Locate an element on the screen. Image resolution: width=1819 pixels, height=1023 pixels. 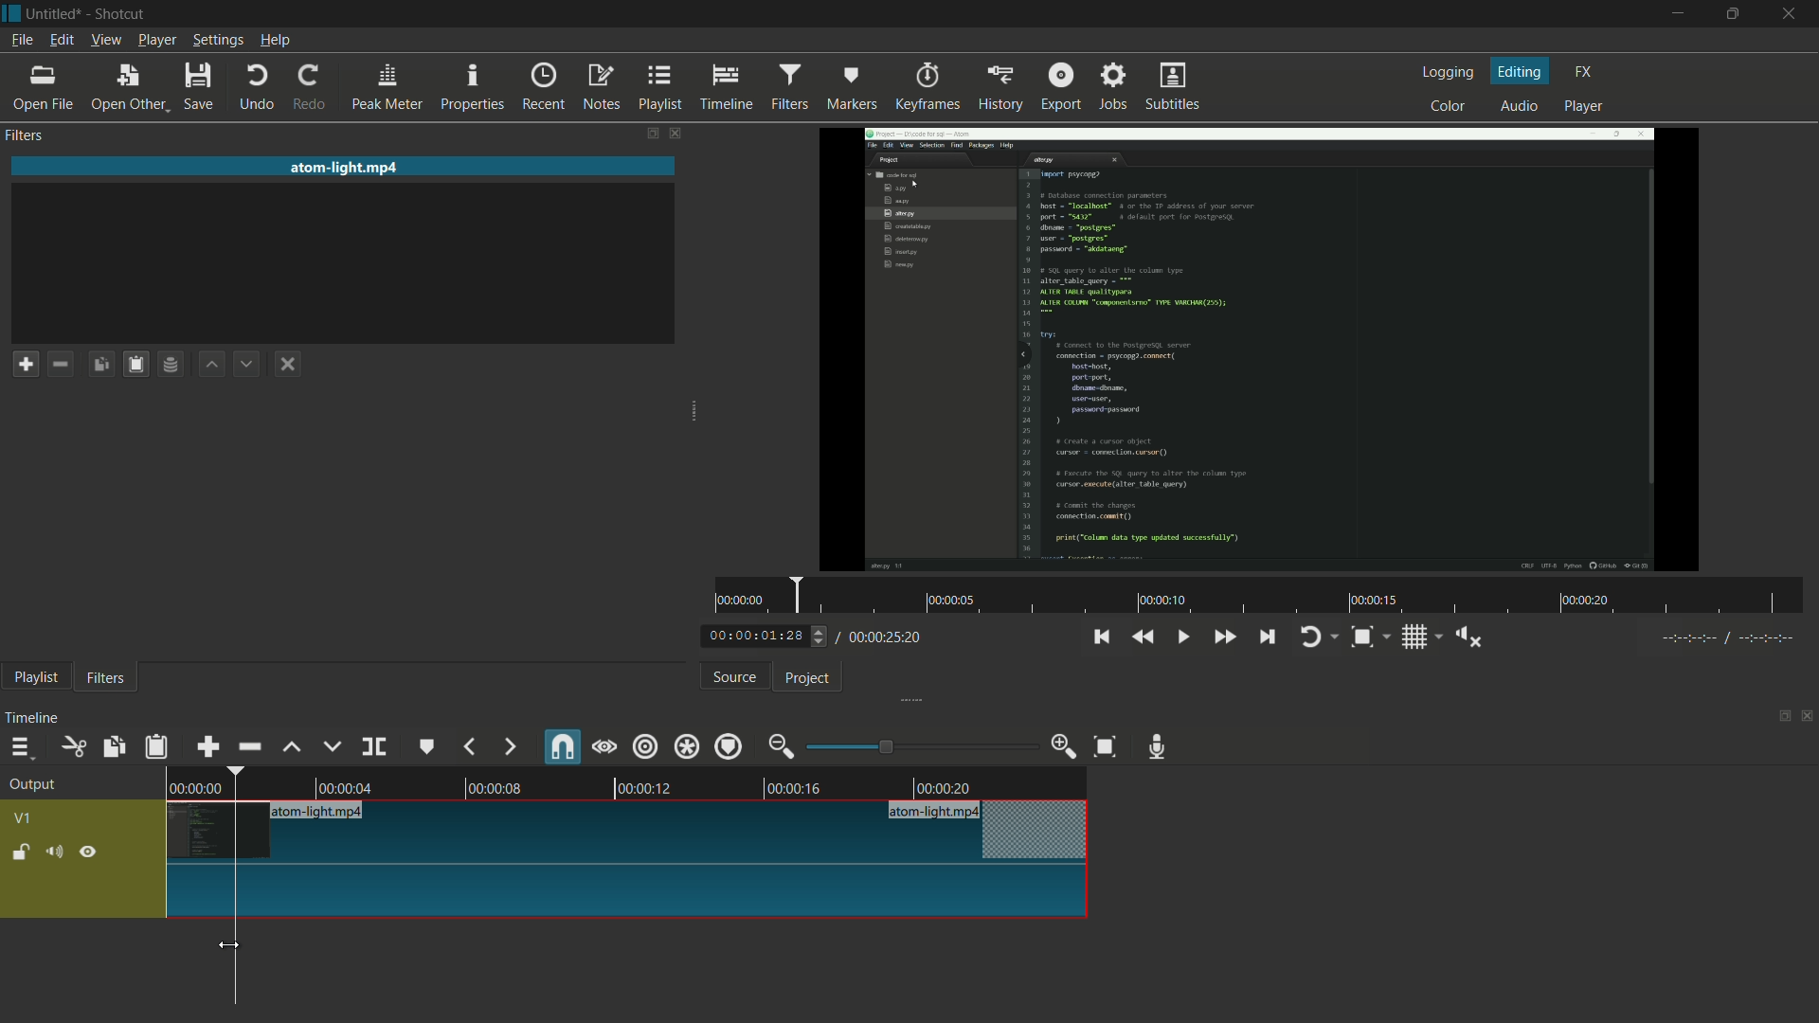
toggle play or pause is located at coordinates (1180, 635).